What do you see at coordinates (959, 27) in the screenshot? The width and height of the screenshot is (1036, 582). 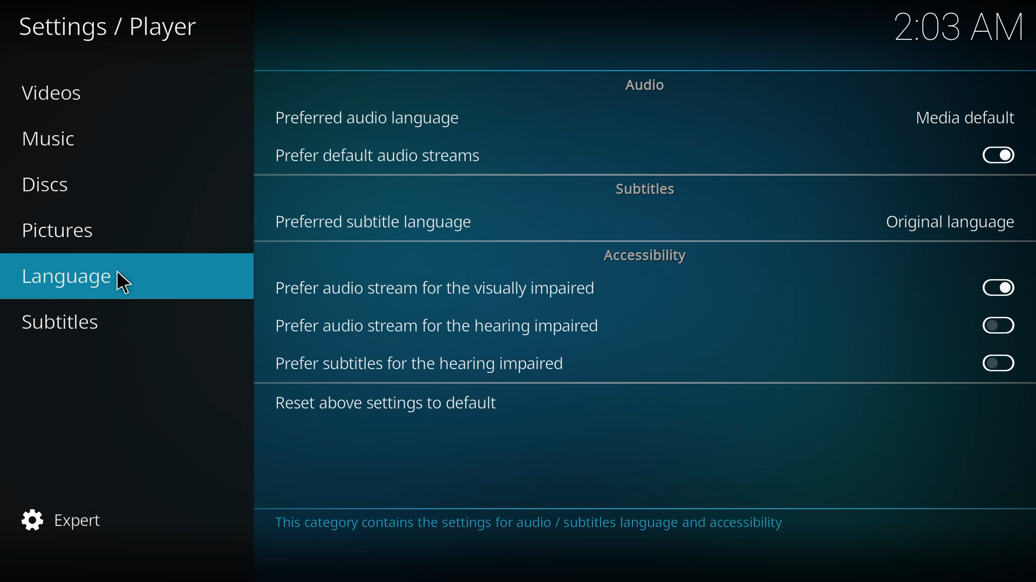 I see `time` at bounding box center [959, 27].